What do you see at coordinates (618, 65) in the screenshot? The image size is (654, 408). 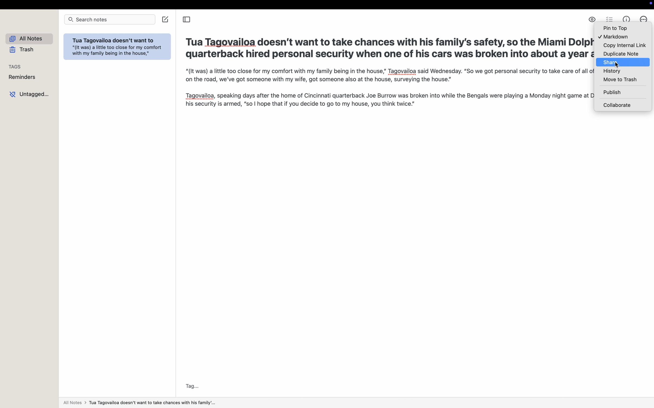 I see `cursor` at bounding box center [618, 65].